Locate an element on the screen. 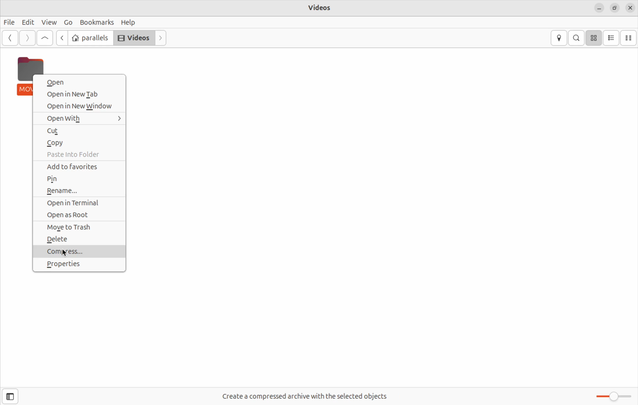 The image size is (638, 405). show side bar is located at coordinates (10, 397).